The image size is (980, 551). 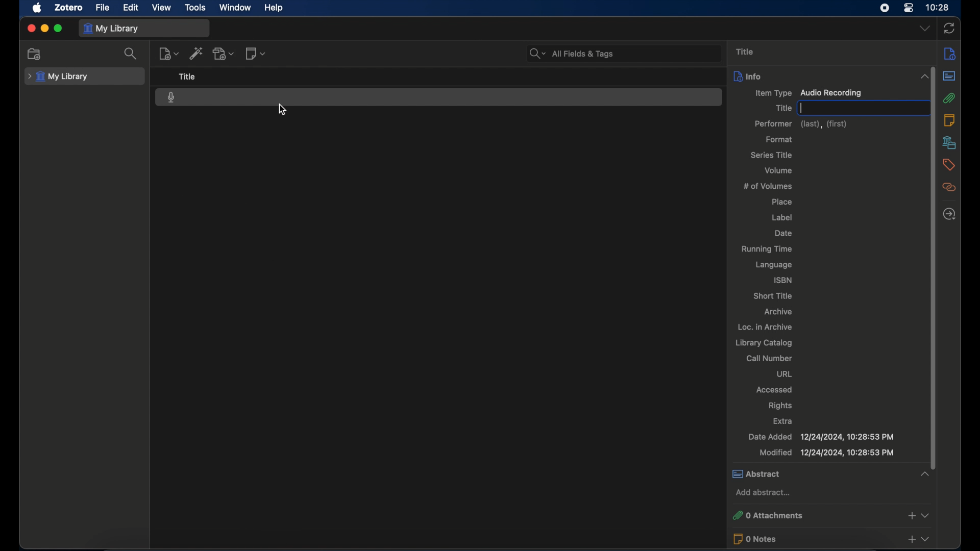 What do you see at coordinates (235, 8) in the screenshot?
I see `window` at bounding box center [235, 8].